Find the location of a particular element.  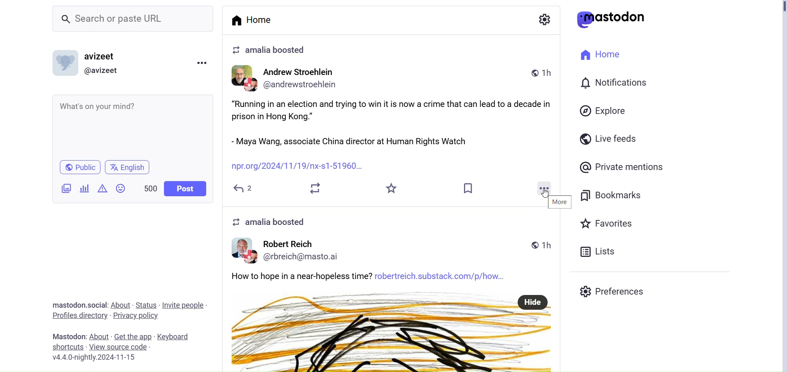

Post is located at coordinates (185, 188).